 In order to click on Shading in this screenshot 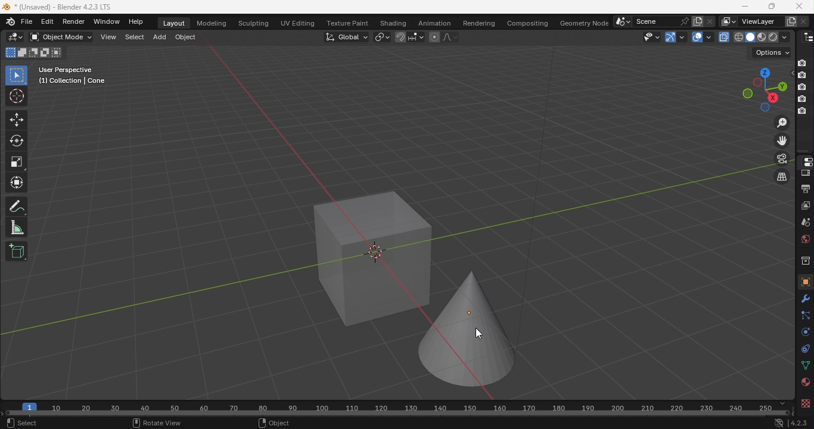, I will do `click(393, 23)`.